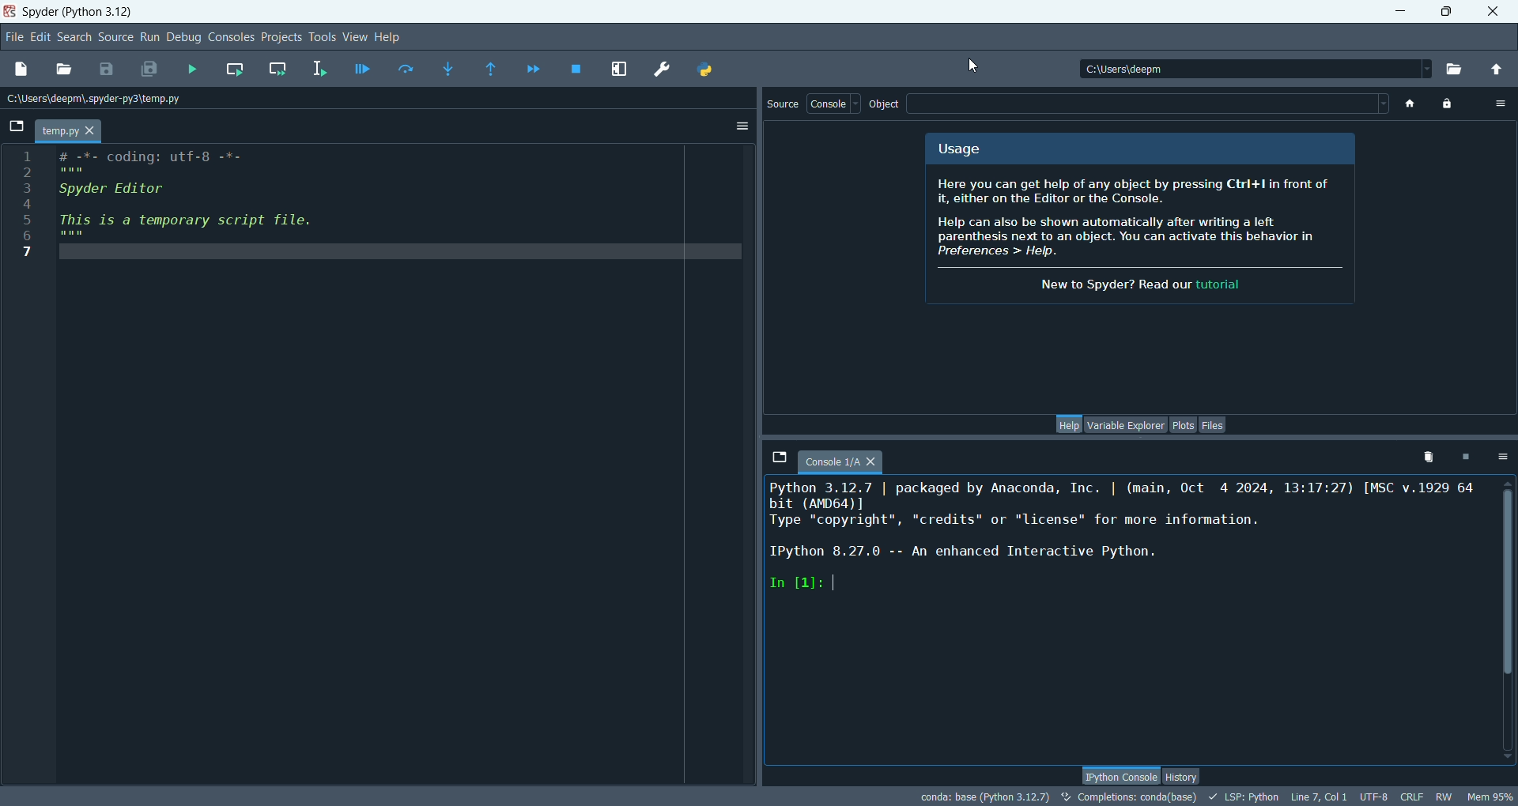 The height and width of the screenshot is (806, 1518). I want to click on preferences, so click(662, 69).